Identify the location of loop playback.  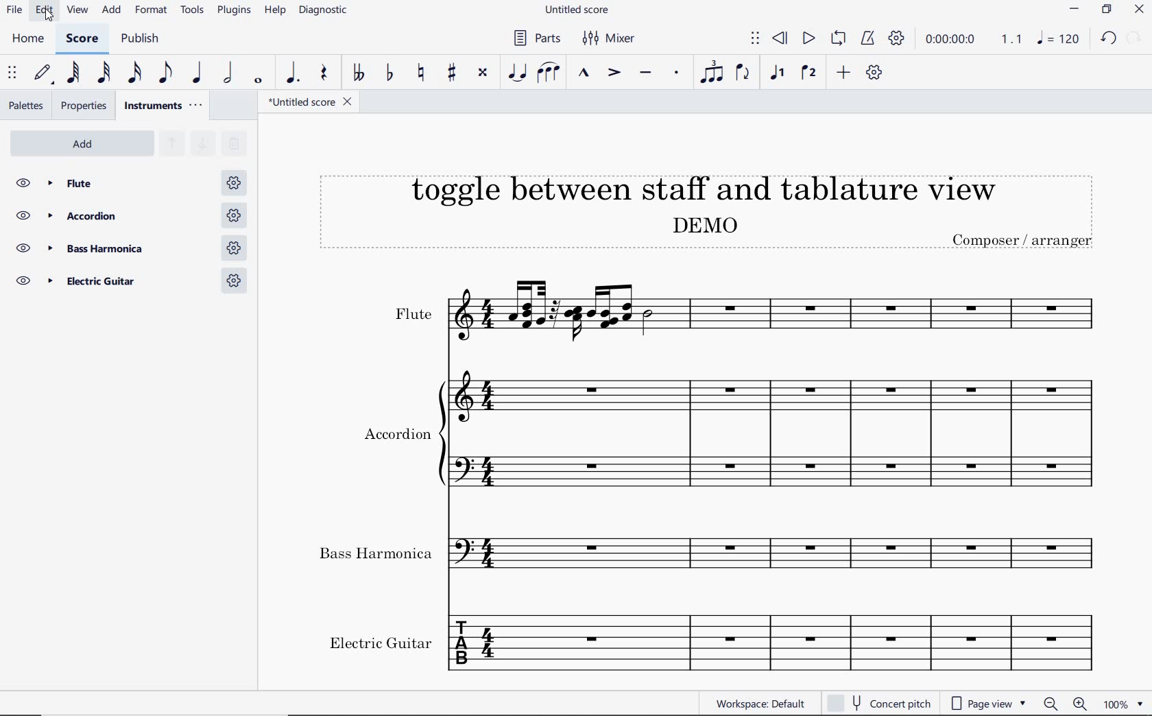
(840, 39).